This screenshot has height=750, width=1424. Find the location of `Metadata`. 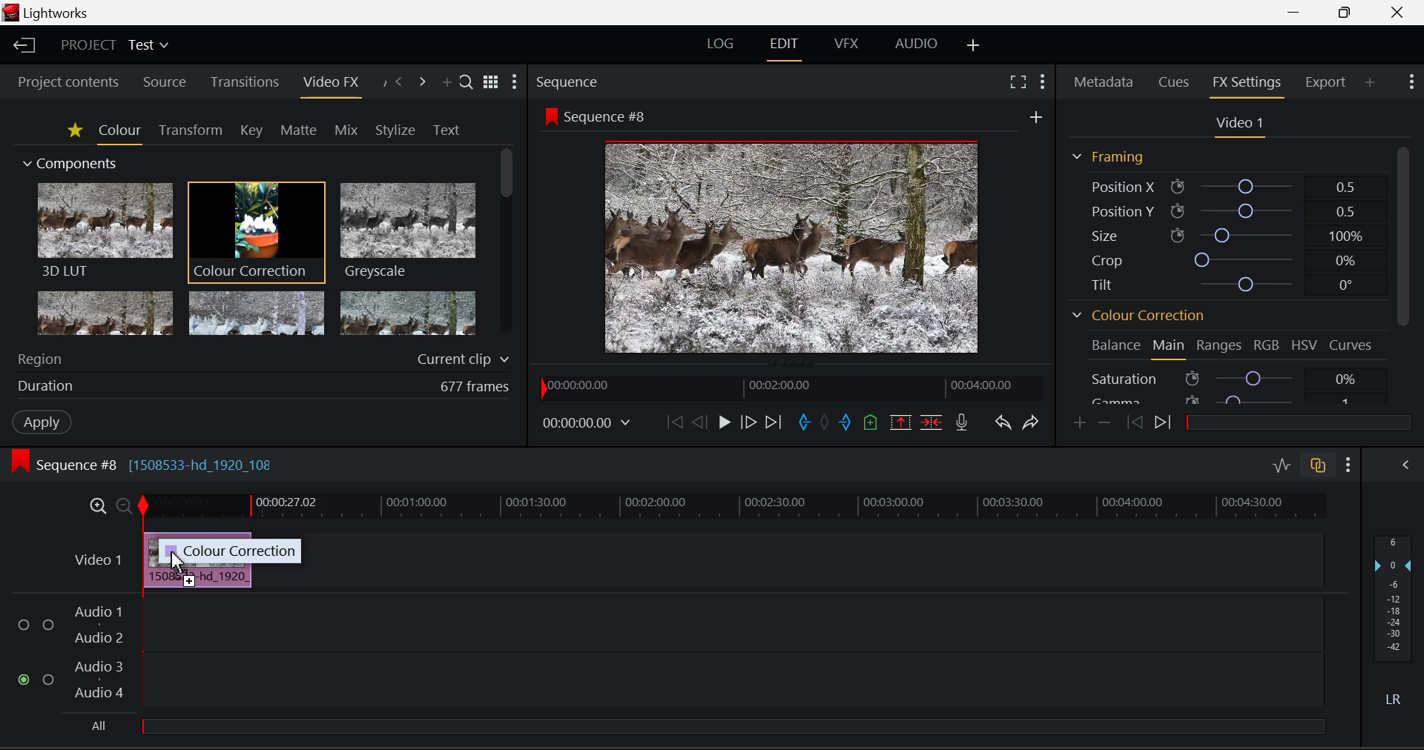

Metadata is located at coordinates (1104, 83).